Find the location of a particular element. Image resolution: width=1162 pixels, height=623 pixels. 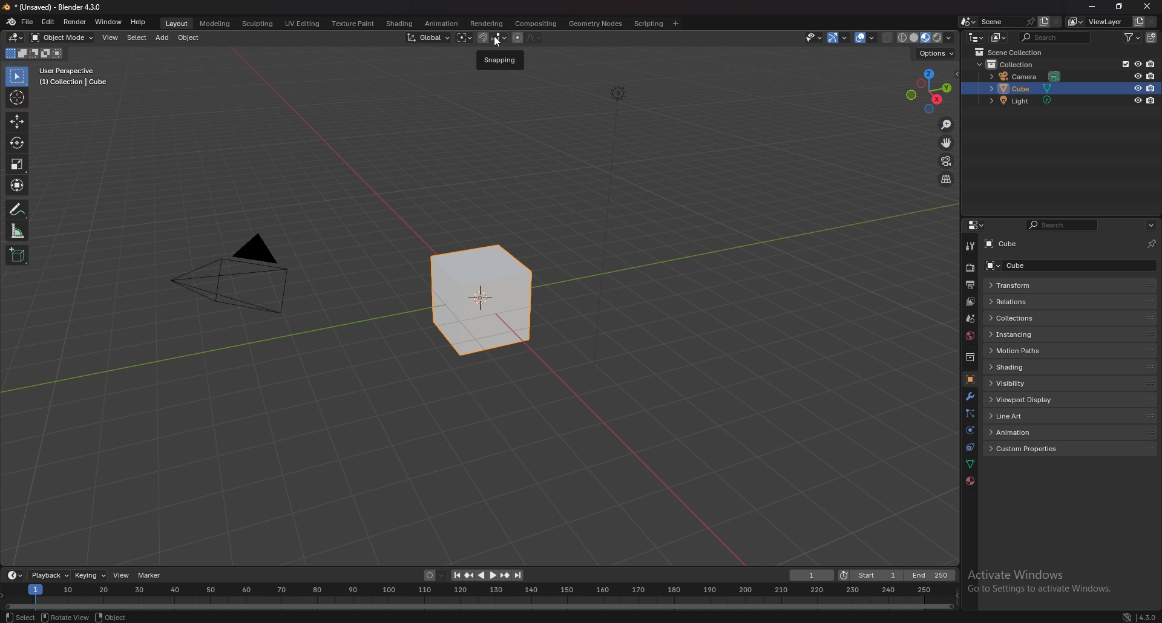

help is located at coordinates (139, 22).